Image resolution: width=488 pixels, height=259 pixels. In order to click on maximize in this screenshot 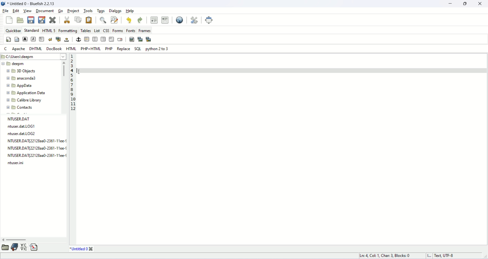, I will do `click(466, 4)`.